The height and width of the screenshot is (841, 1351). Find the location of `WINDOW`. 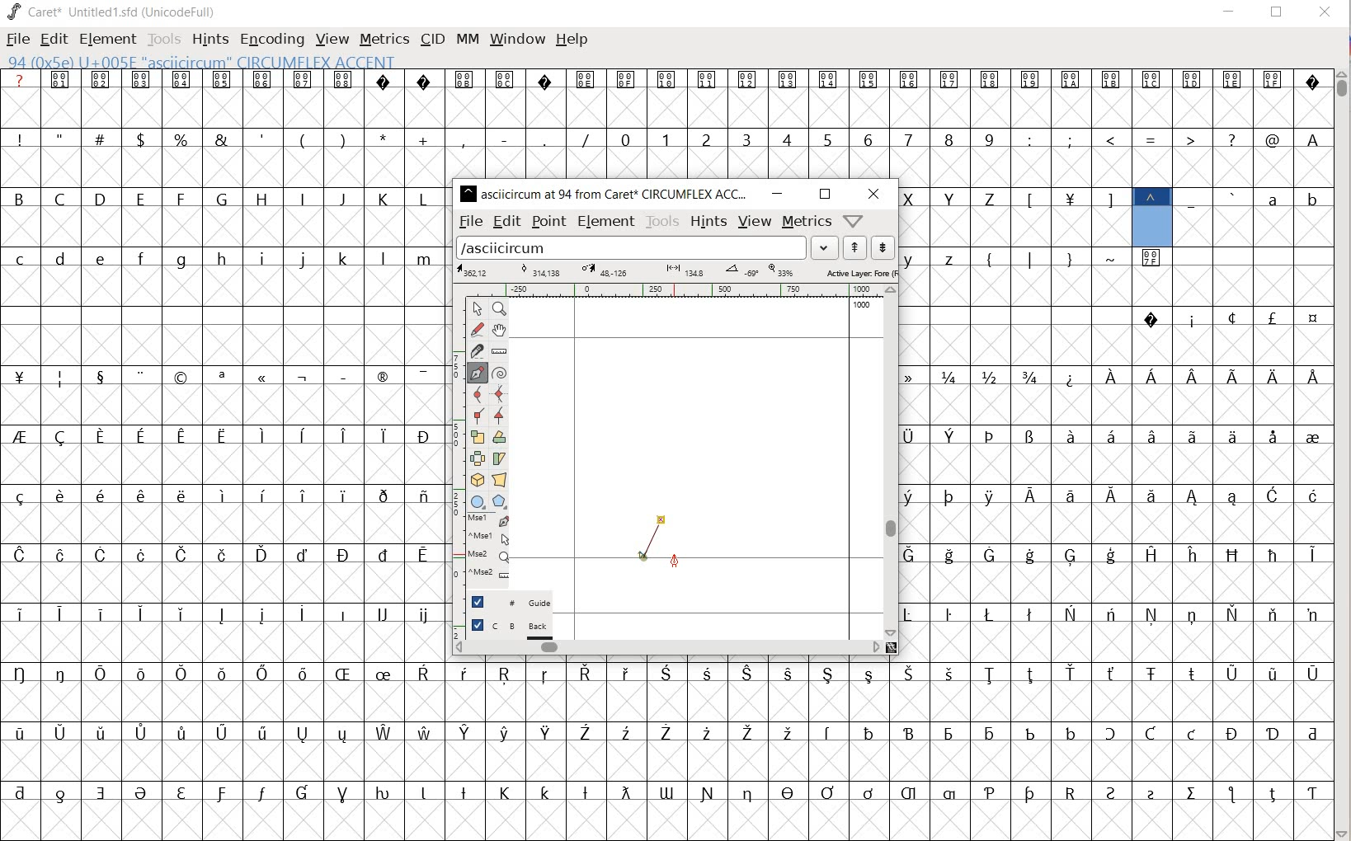

WINDOW is located at coordinates (515, 38).